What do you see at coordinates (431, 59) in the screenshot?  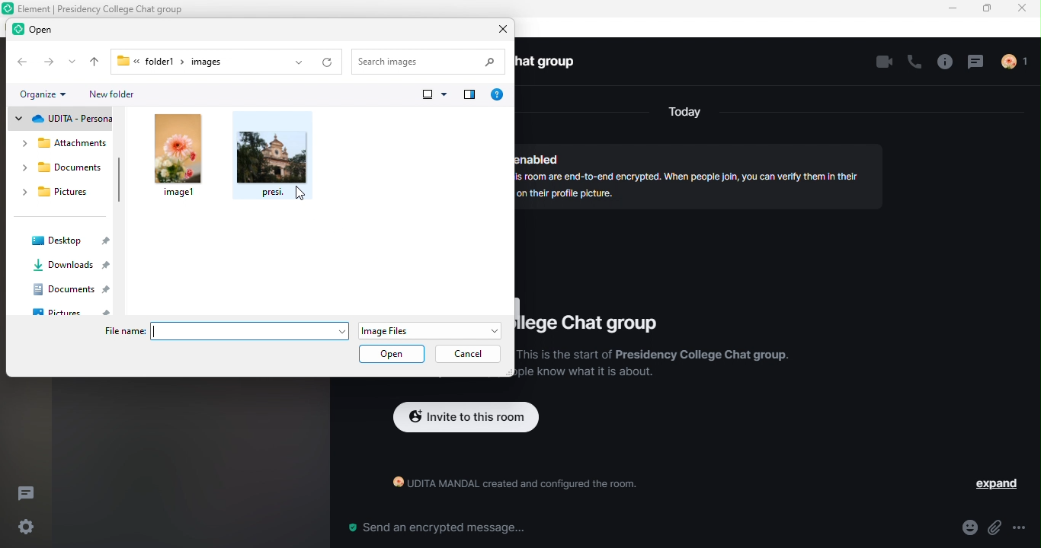 I see `search` at bounding box center [431, 59].